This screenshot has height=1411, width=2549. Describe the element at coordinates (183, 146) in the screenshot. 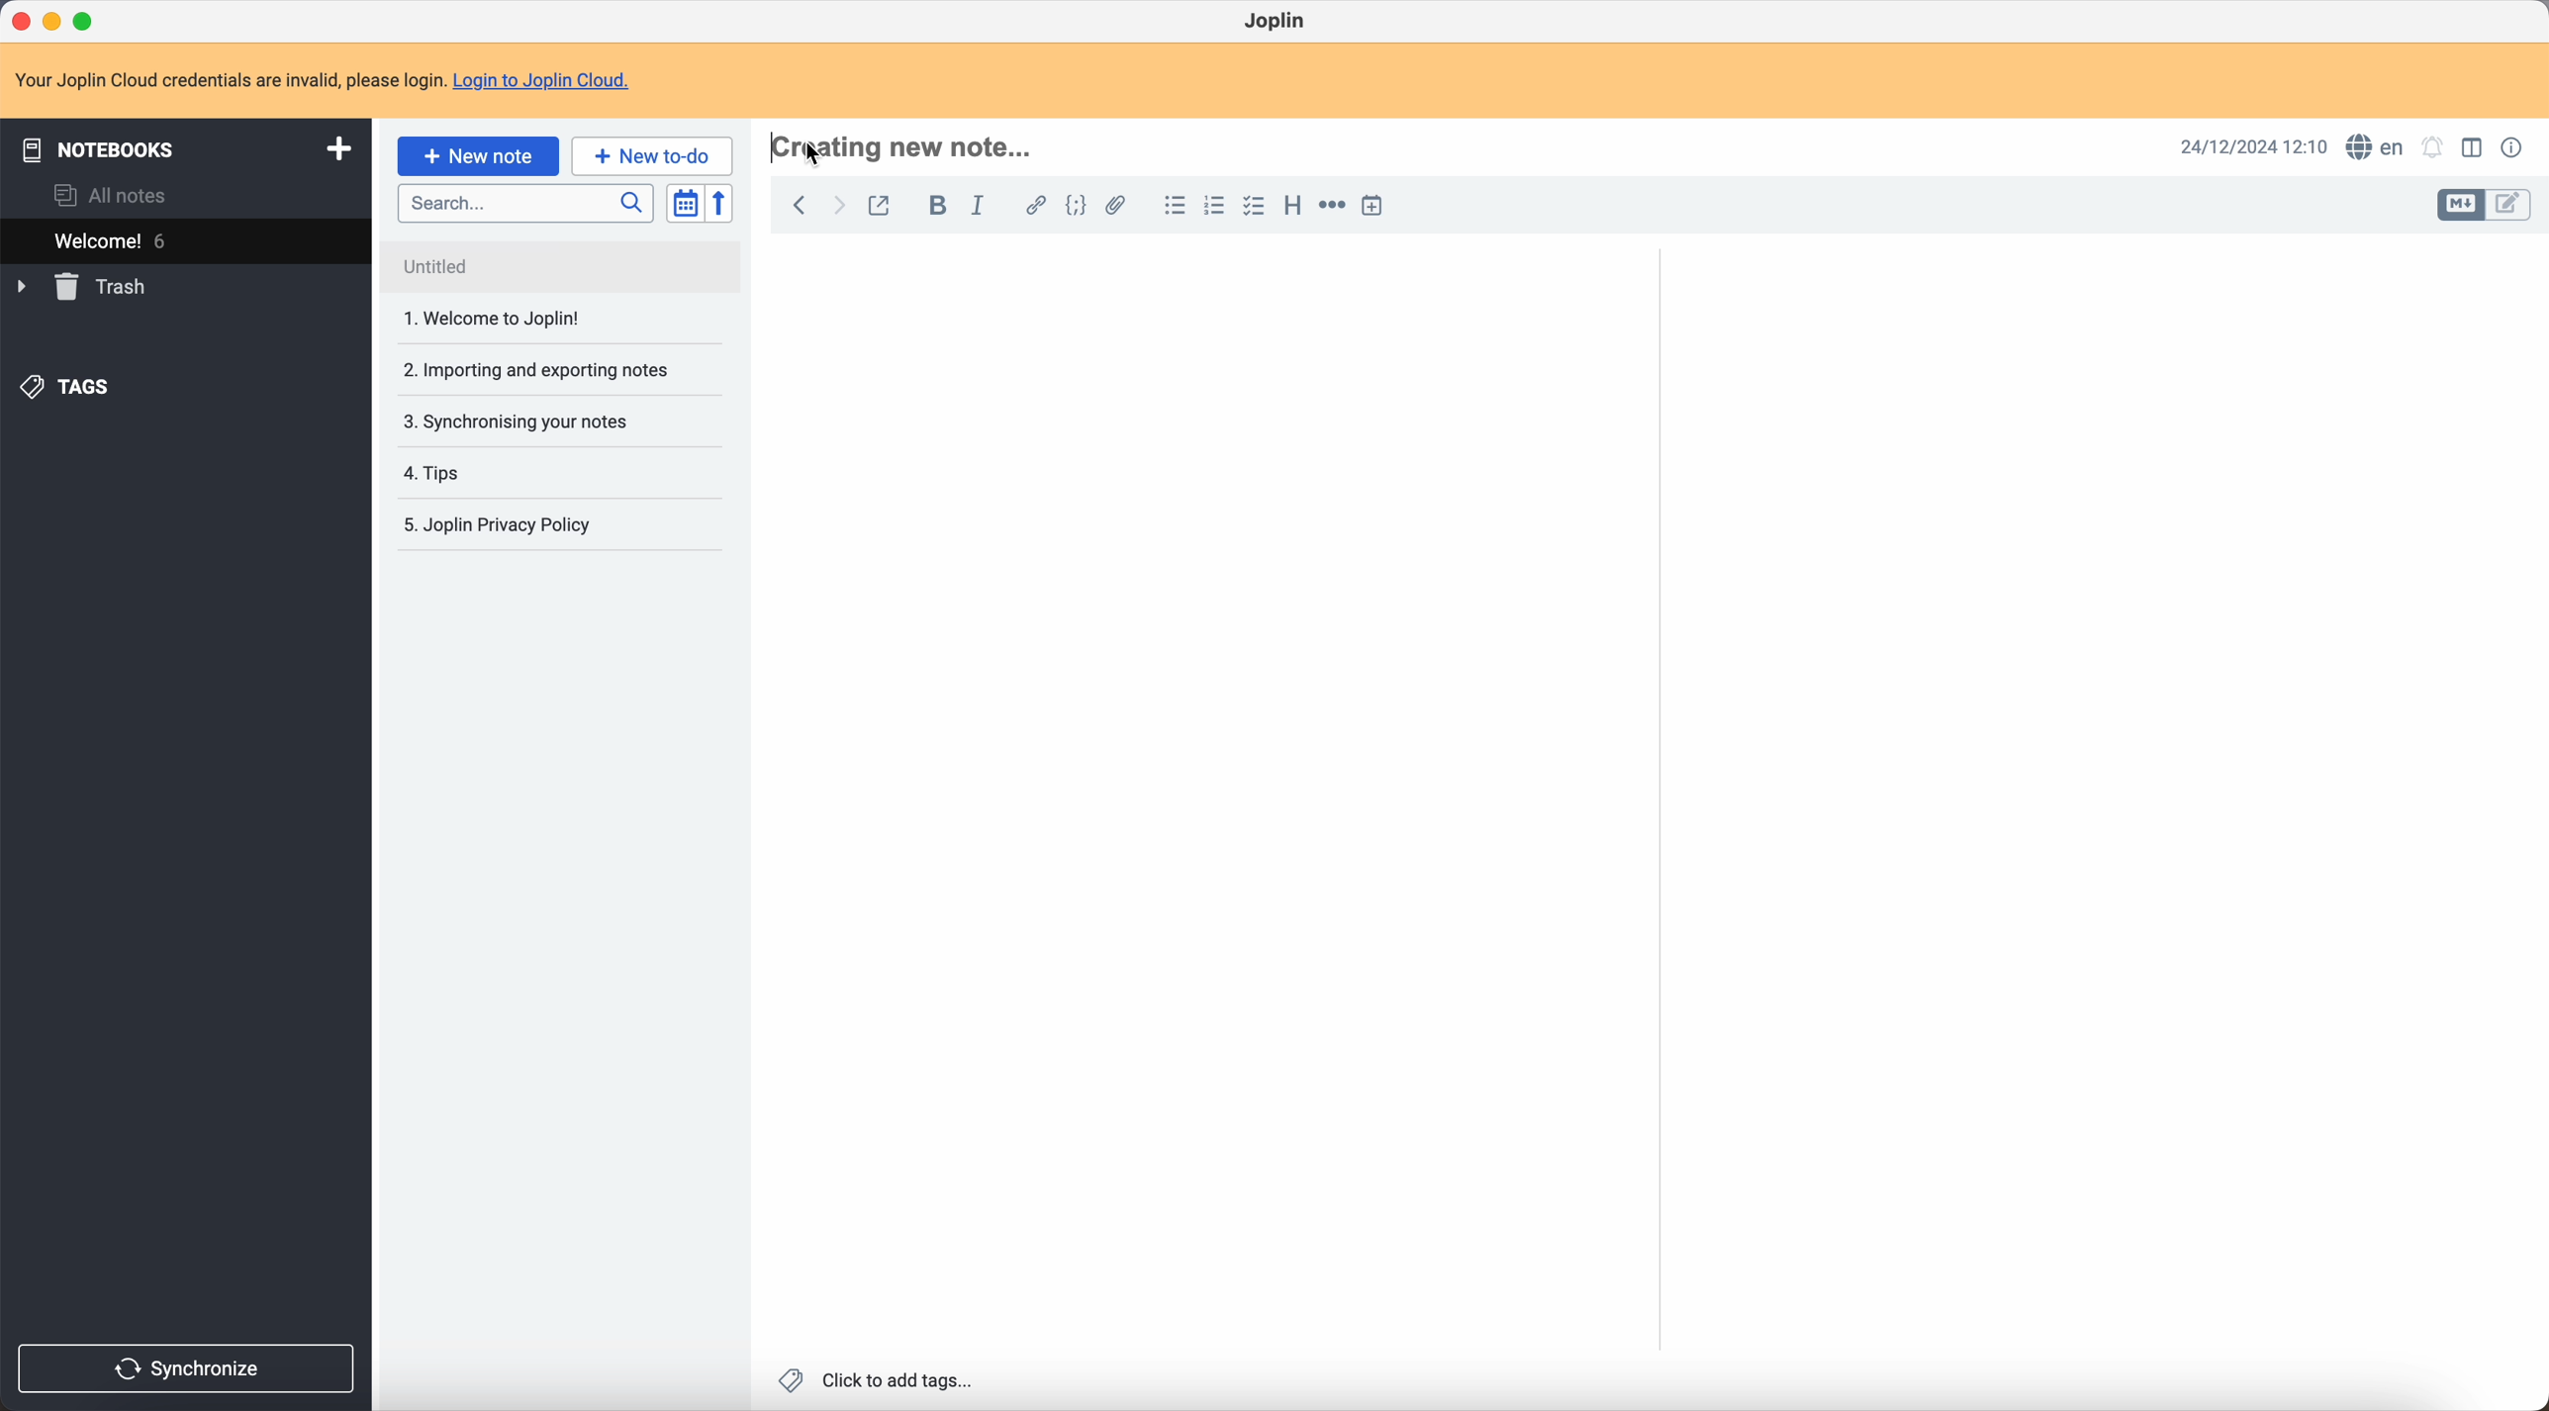

I see `notebooks` at that location.